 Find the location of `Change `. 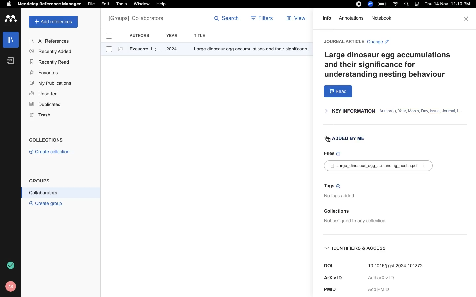

Change  is located at coordinates (378, 43).